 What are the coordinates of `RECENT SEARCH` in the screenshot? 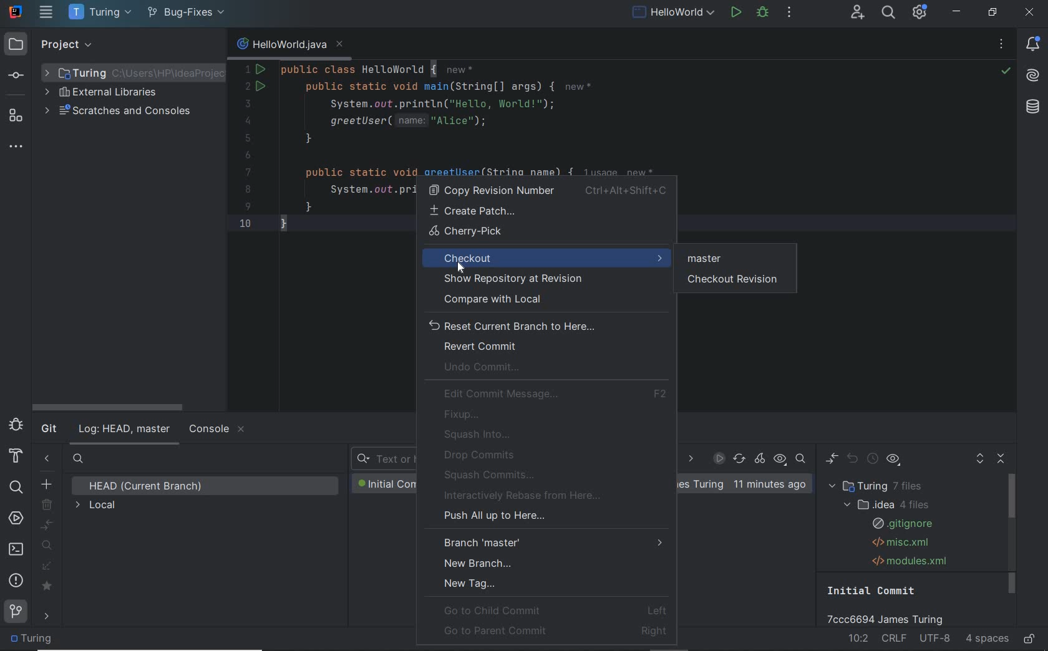 It's located at (382, 460).